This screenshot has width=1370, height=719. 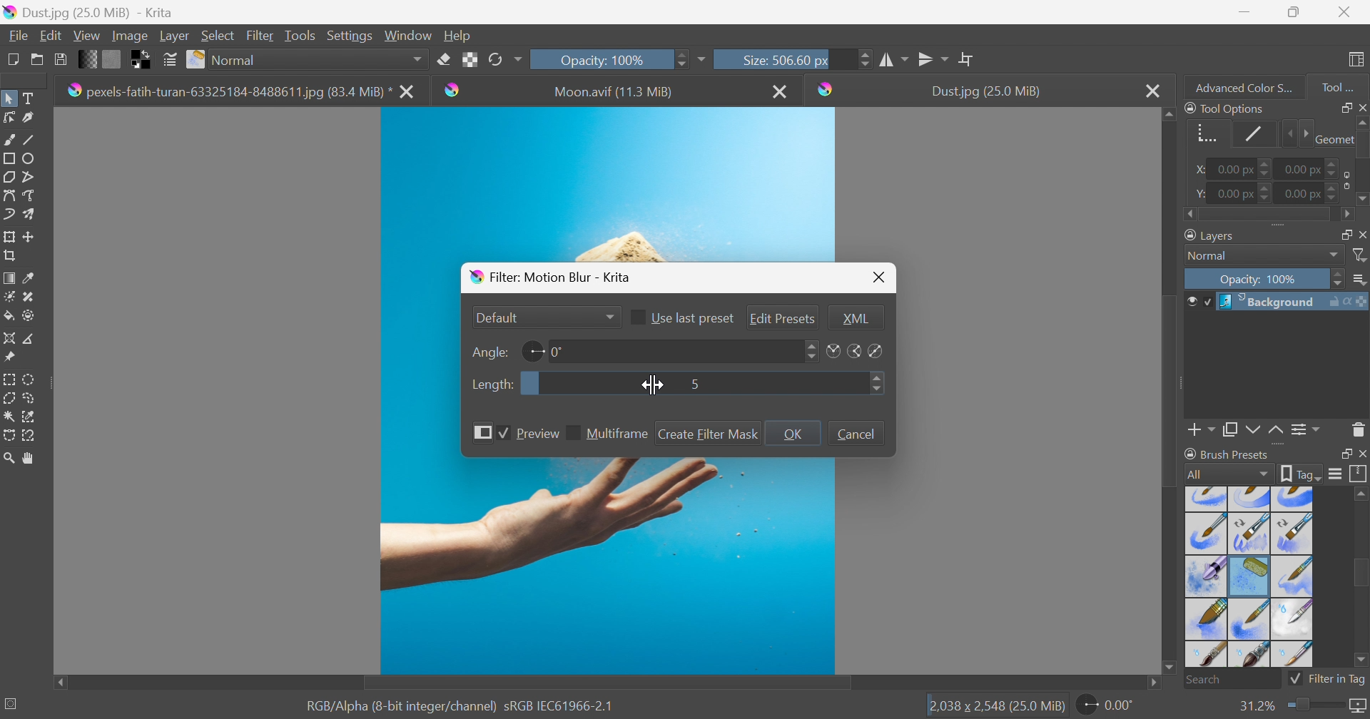 What do you see at coordinates (1334, 255) in the screenshot?
I see `Drop Down` at bounding box center [1334, 255].